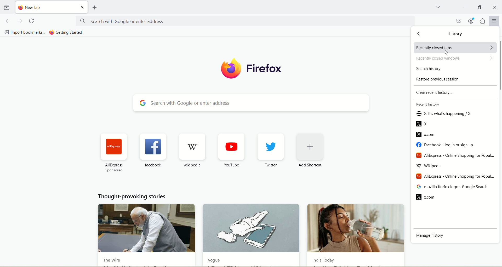 Image resolution: width=502 pixels, height=267 pixels. I want to click on Vogue, so click(252, 229).